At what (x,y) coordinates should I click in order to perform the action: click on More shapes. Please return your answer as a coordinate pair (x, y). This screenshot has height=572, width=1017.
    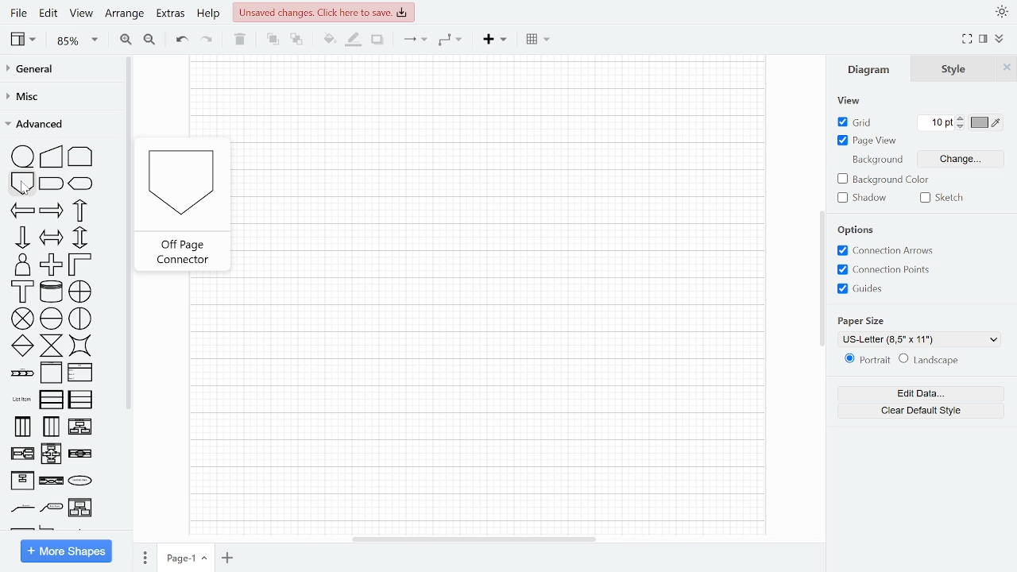
    Looking at the image, I should click on (65, 551).